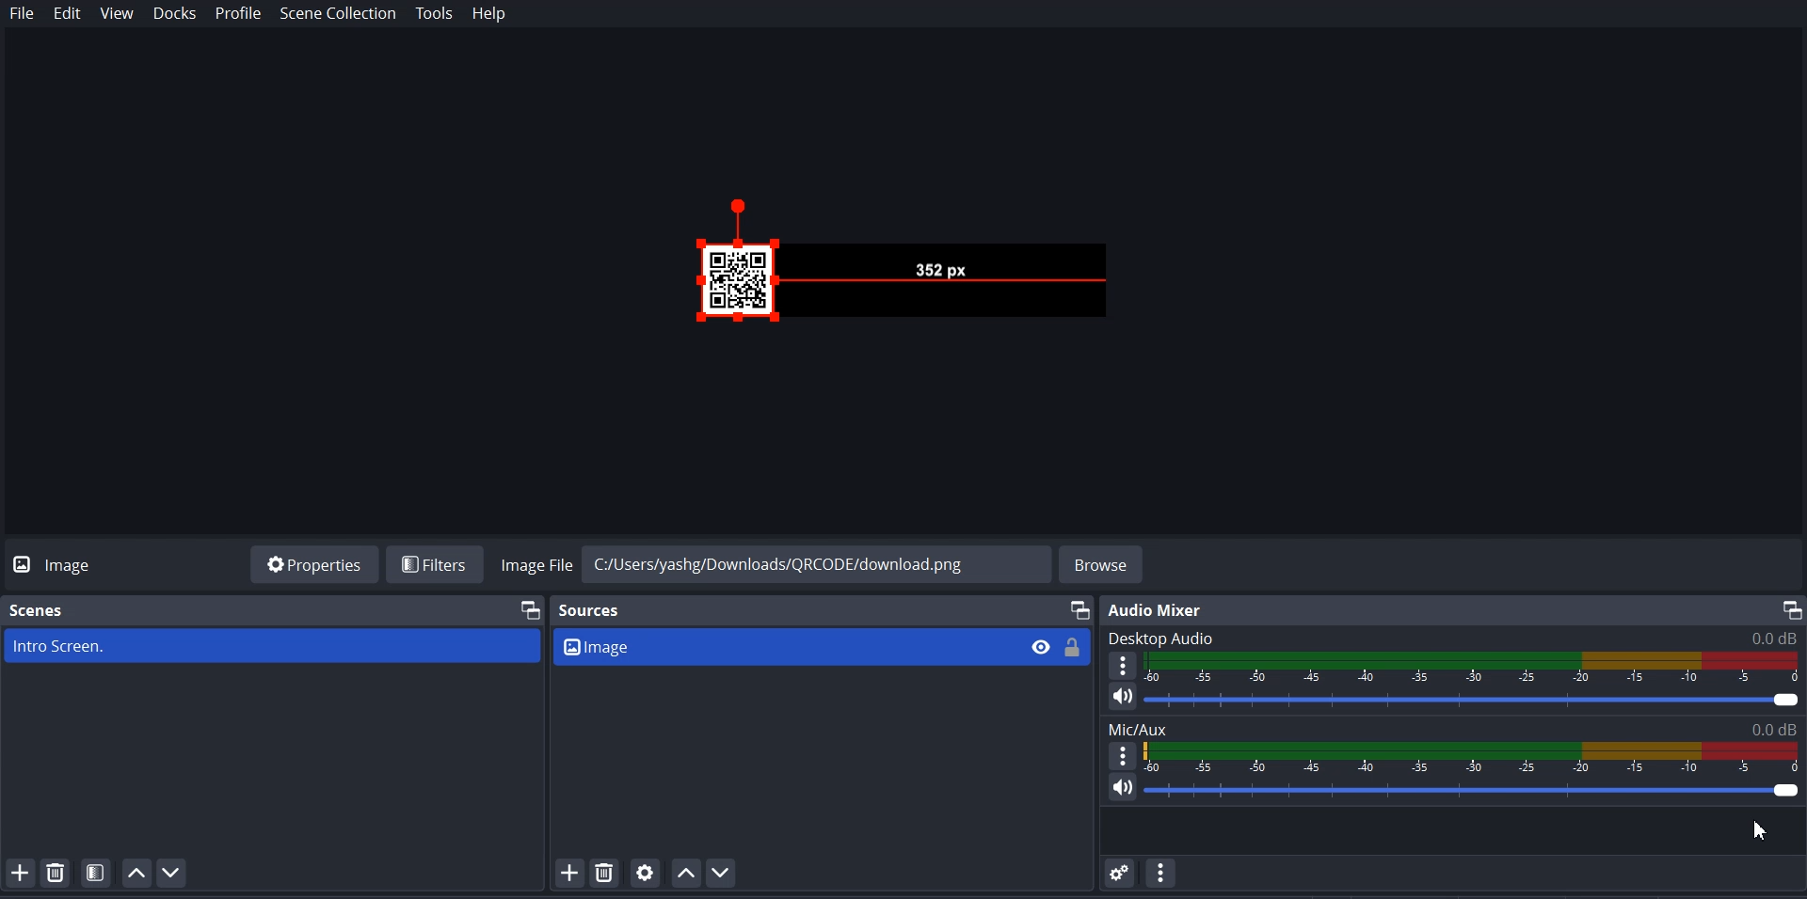 The height and width of the screenshot is (899, 1807). I want to click on More, so click(1122, 664).